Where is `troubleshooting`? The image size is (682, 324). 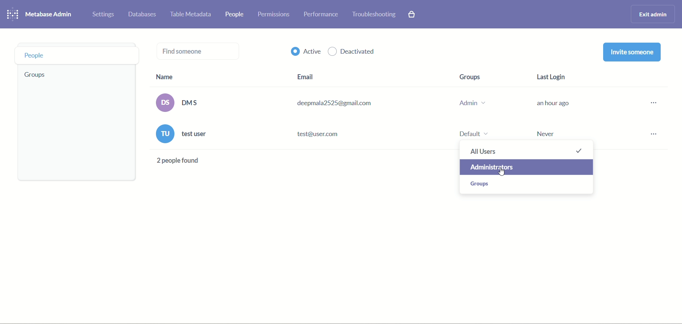
troubleshooting is located at coordinates (375, 14).